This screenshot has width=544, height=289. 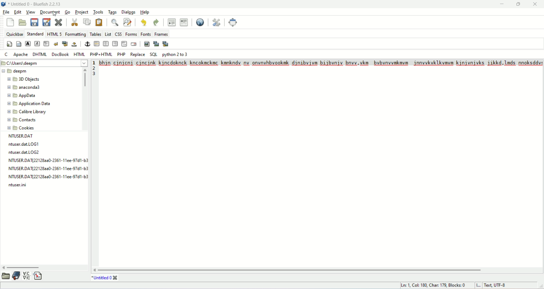 What do you see at coordinates (8, 55) in the screenshot?
I see `C` at bounding box center [8, 55].